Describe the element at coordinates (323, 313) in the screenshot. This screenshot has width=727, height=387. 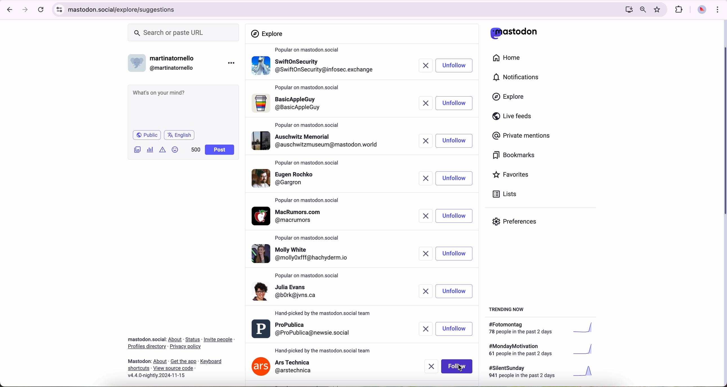
I see `popular on mastodon.social` at that location.